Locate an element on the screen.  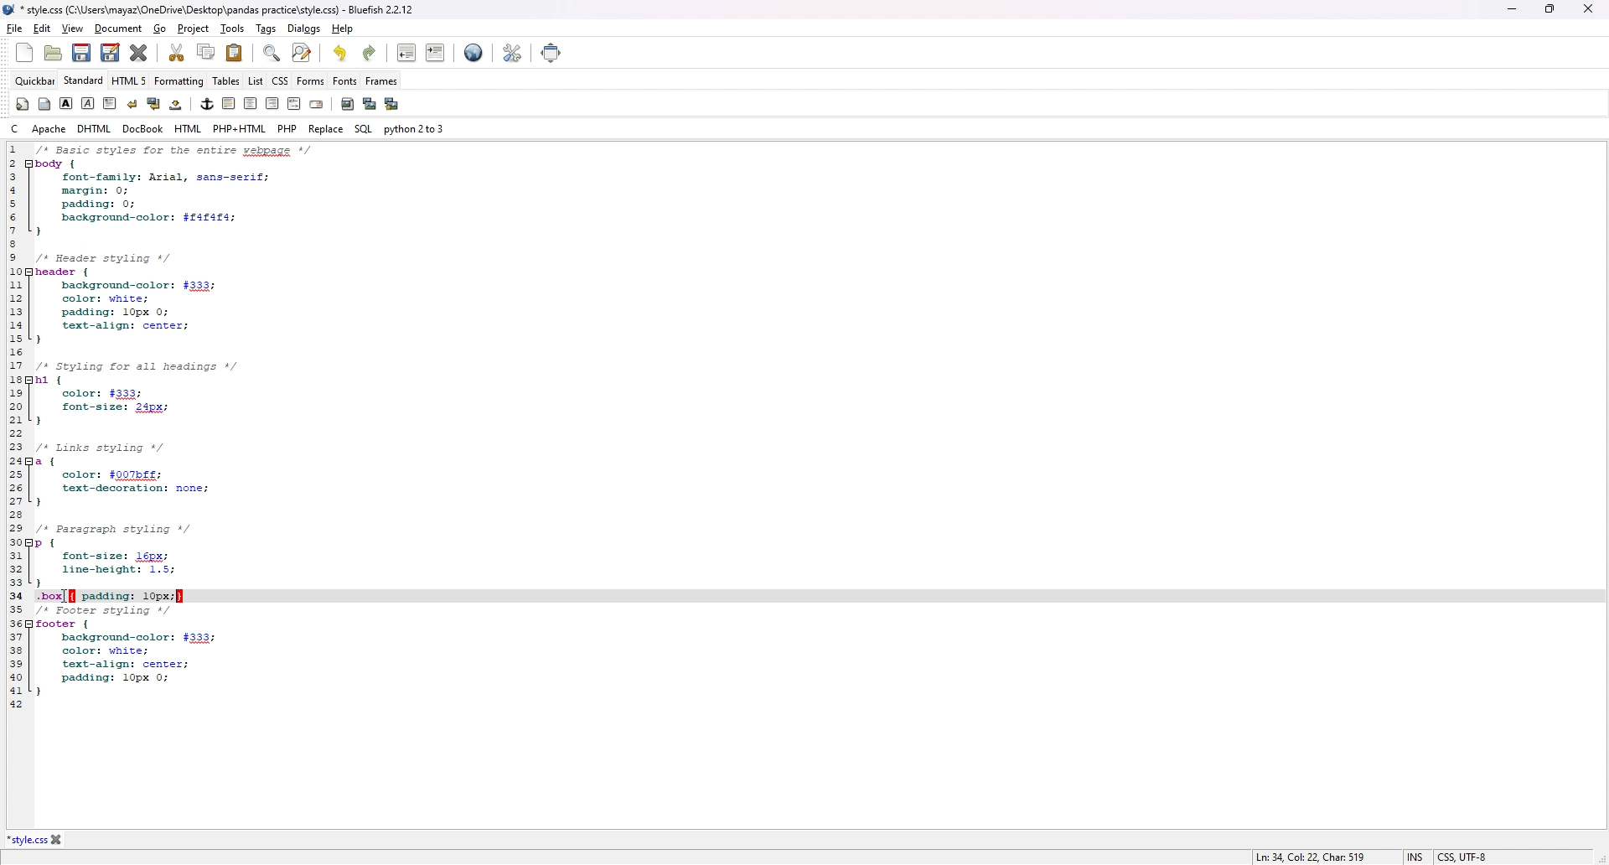
code is located at coordinates (211, 426).